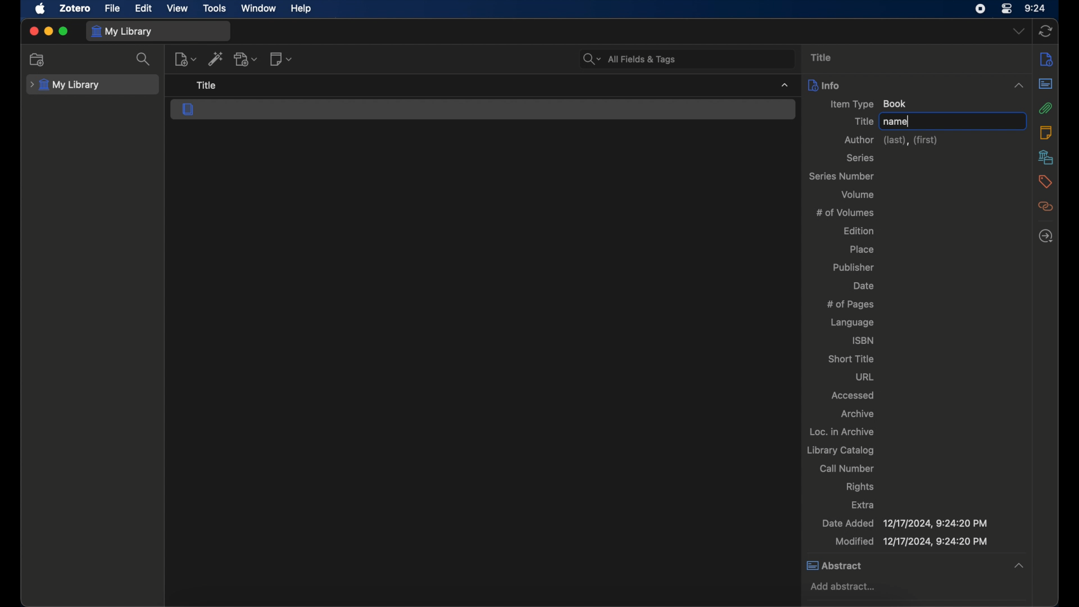 The height and width of the screenshot is (607, 1079). Describe the element at coordinates (844, 432) in the screenshot. I see `loc. in archive` at that location.